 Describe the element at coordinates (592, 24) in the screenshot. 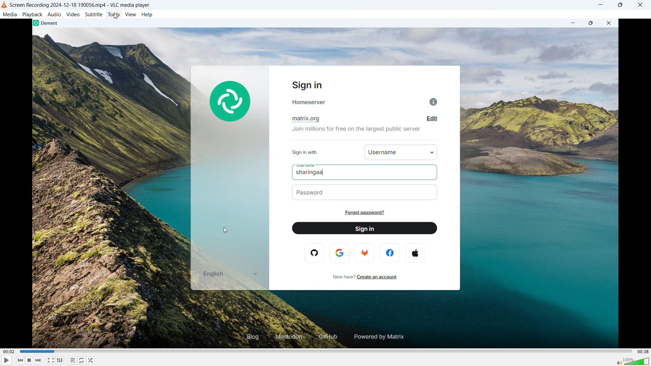

I see `maximize` at that location.